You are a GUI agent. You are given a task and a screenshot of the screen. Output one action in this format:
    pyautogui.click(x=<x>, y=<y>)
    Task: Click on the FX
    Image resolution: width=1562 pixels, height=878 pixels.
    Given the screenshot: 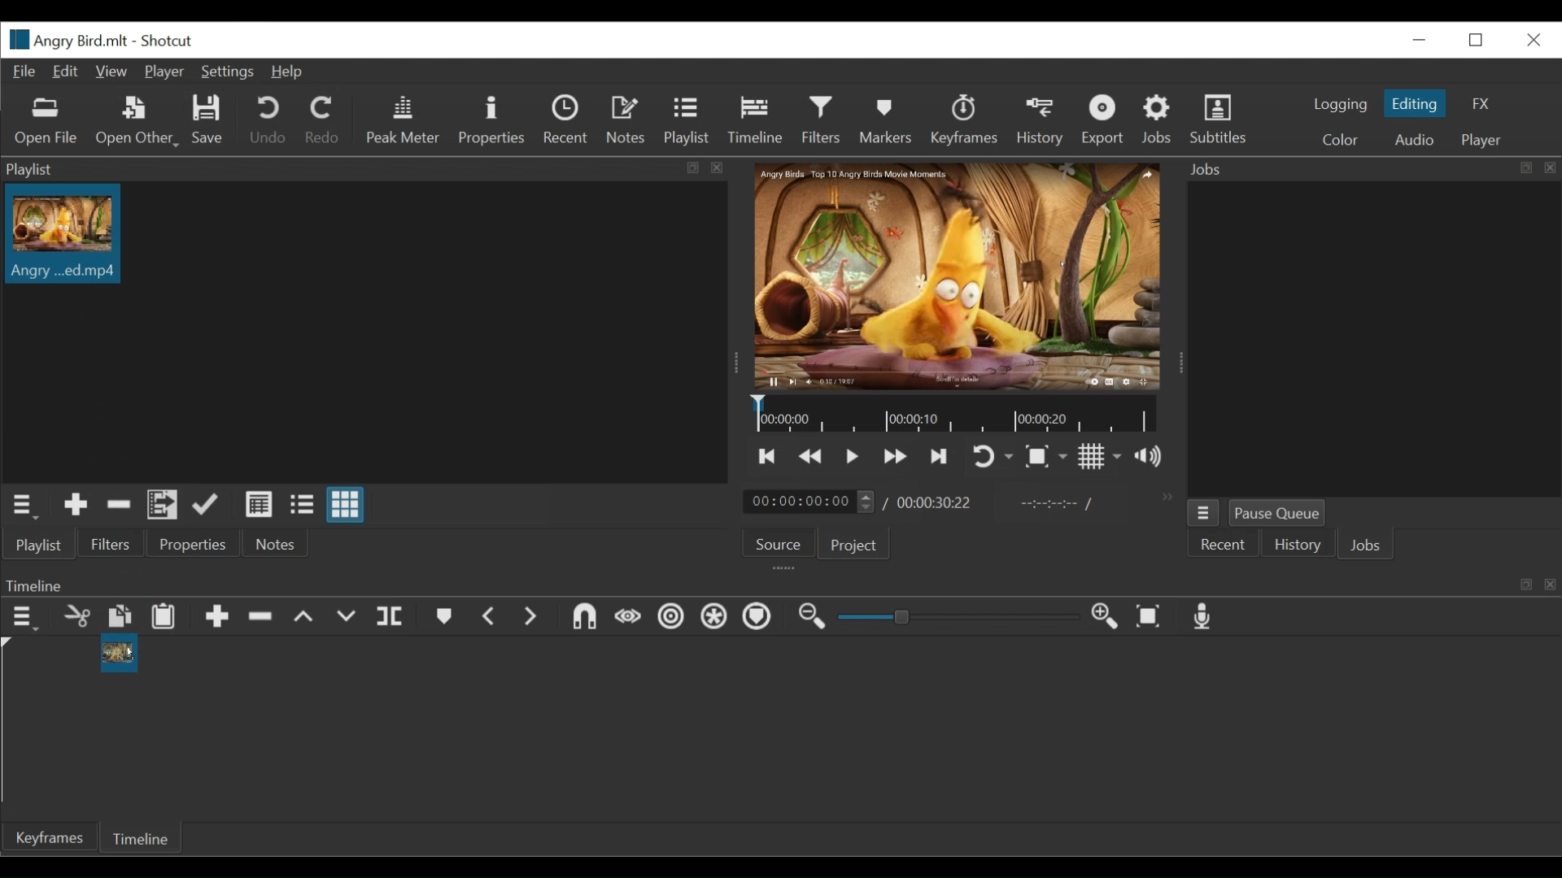 What is the action you would take?
    pyautogui.click(x=1480, y=102)
    